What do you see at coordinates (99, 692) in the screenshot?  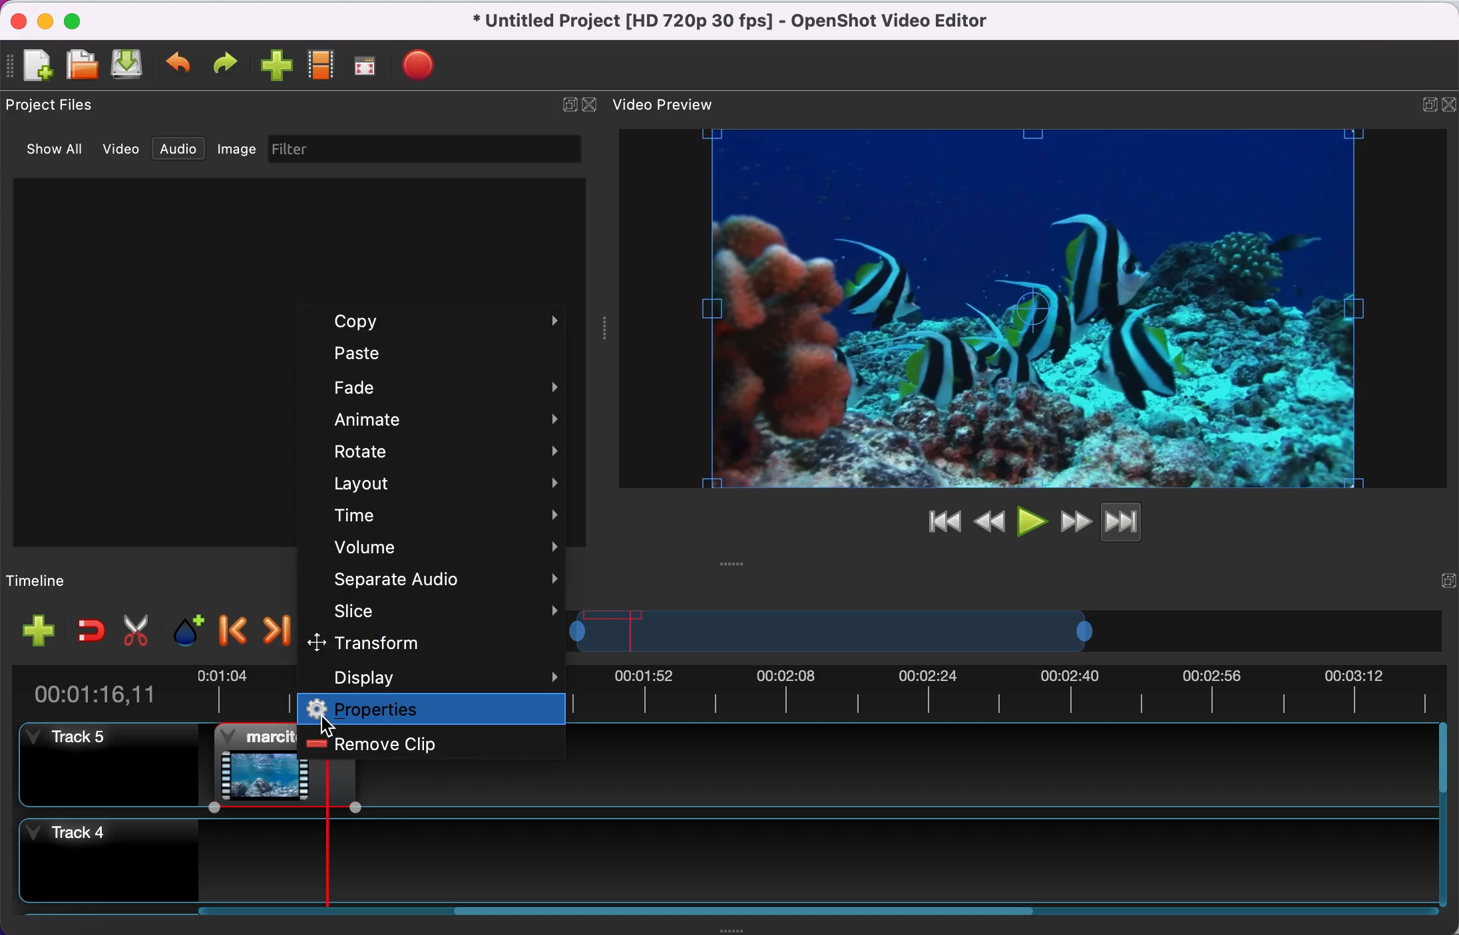 I see `time duration` at bounding box center [99, 692].